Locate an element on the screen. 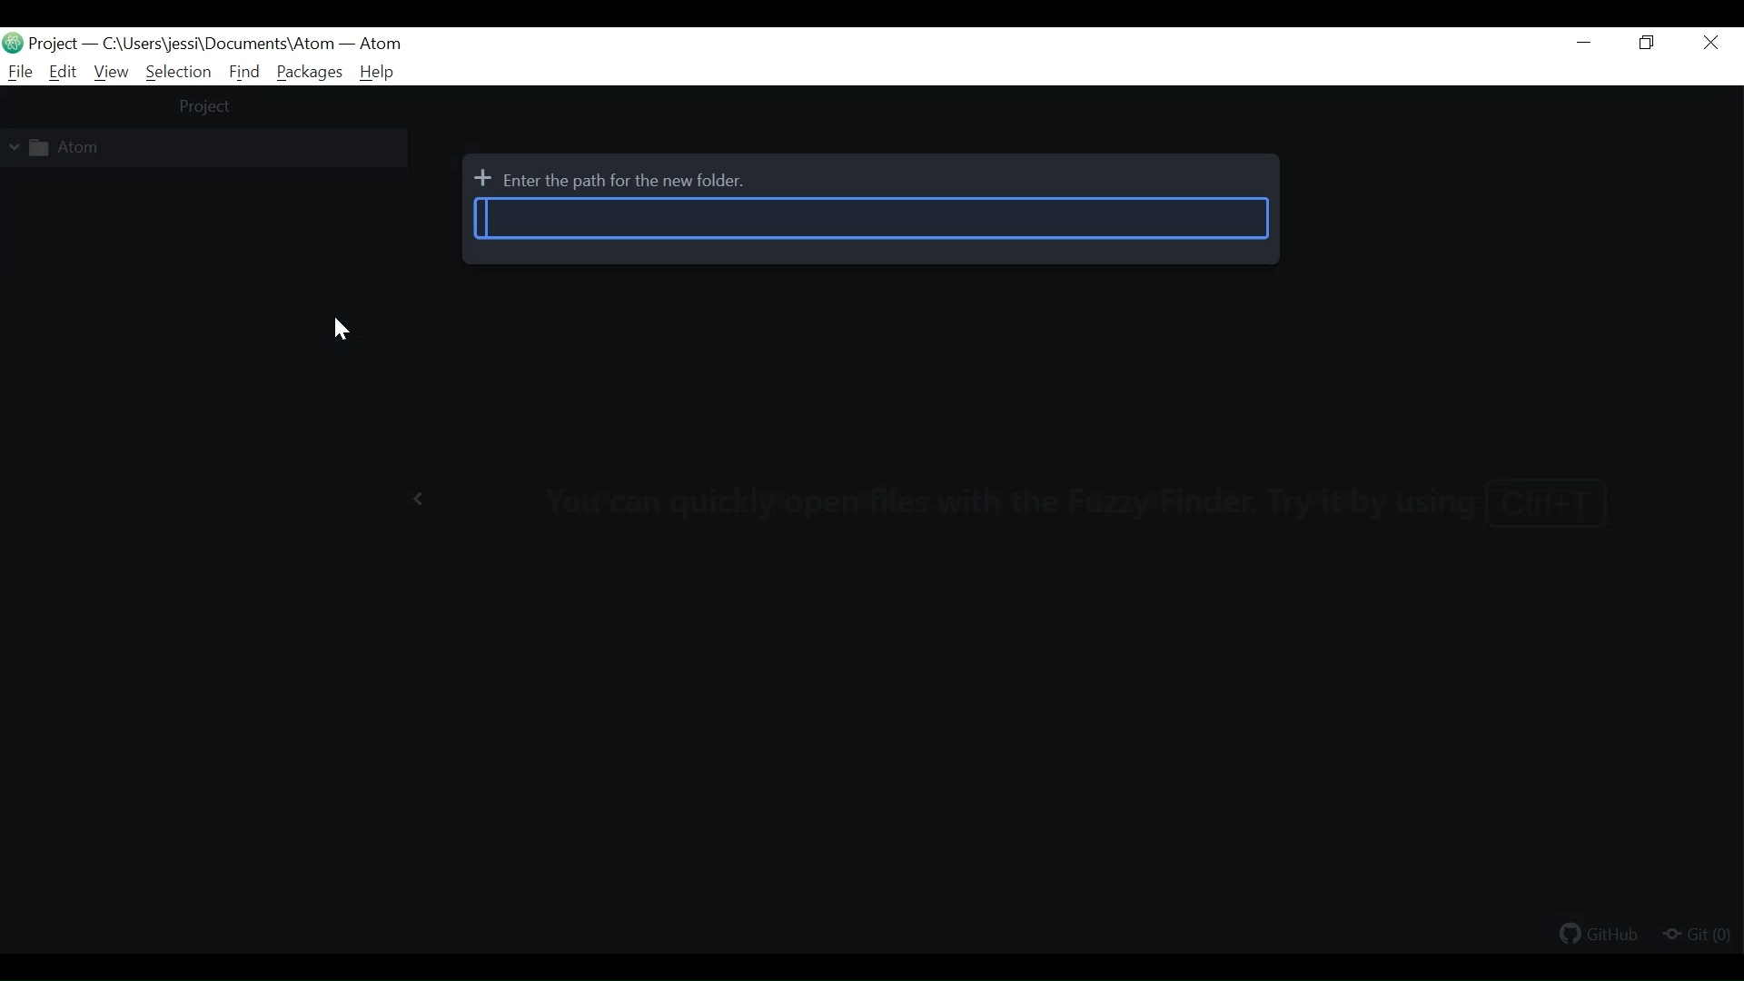 The image size is (1744, 981). Enter the path for the new folder is located at coordinates (615, 182).